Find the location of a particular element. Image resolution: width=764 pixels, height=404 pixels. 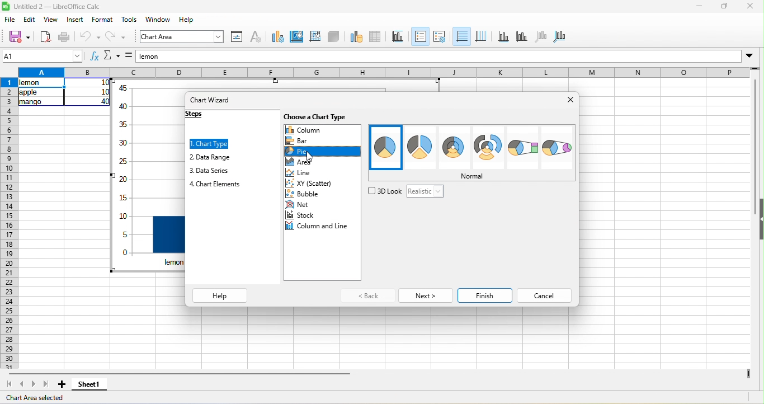

untitled 2- libre ofice calc is located at coordinates (61, 7).